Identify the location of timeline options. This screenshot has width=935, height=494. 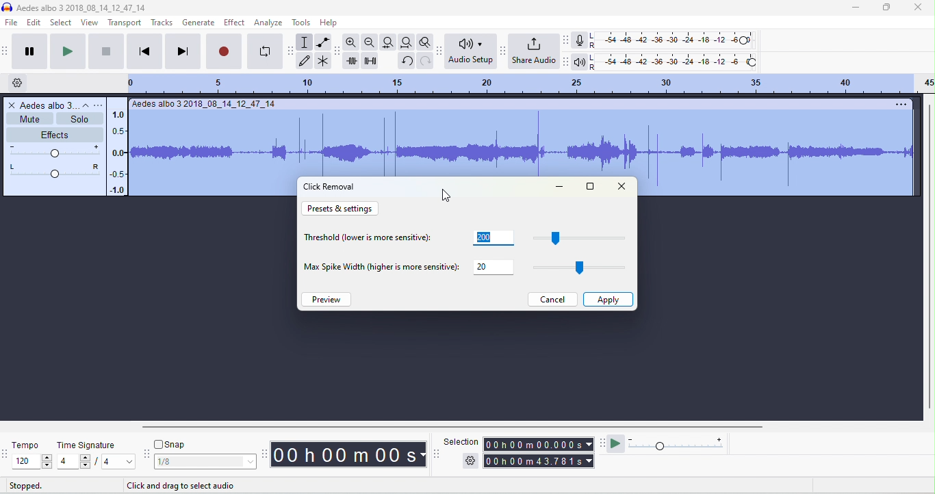
(17, 82).